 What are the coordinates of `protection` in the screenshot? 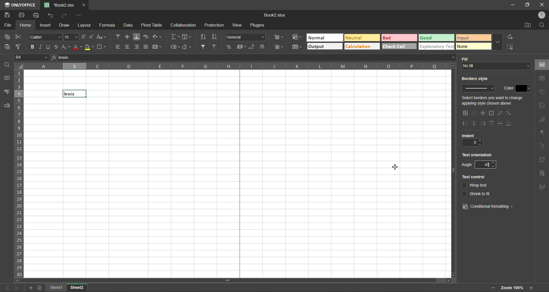 It's located at (214, 25).